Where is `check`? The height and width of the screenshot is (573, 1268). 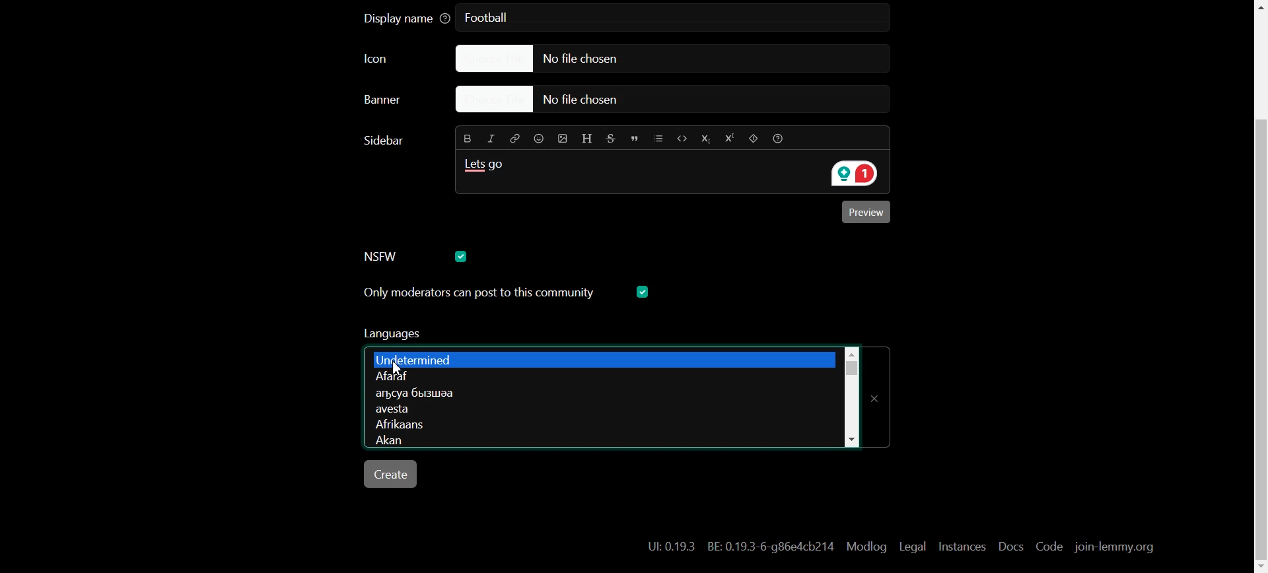 check is located at coordinates (463, 255).